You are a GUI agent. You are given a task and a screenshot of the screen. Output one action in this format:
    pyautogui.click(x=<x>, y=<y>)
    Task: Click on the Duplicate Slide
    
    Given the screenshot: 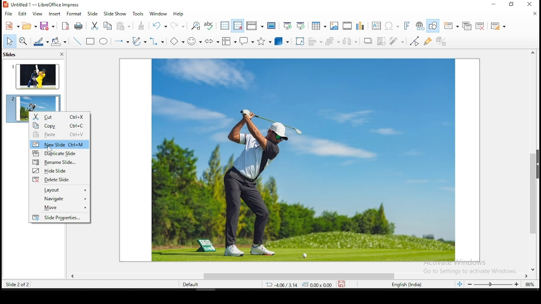 What is the action you would take?
    pyautogui.click(x=60, y=154)
    